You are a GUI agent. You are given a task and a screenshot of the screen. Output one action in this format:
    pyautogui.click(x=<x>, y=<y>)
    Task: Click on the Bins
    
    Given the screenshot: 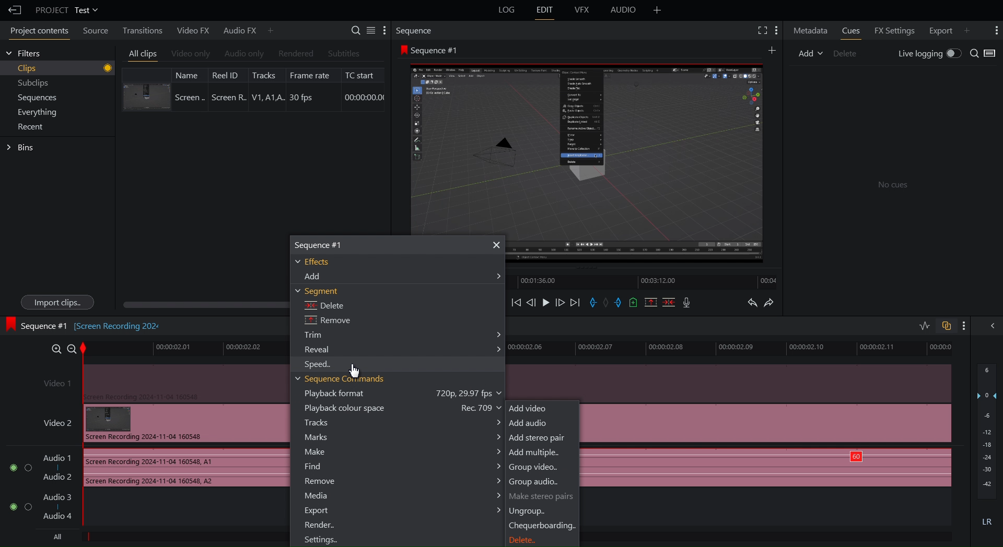 What is the action you would take?
    pyautogui.click(x=22, y=148)
    